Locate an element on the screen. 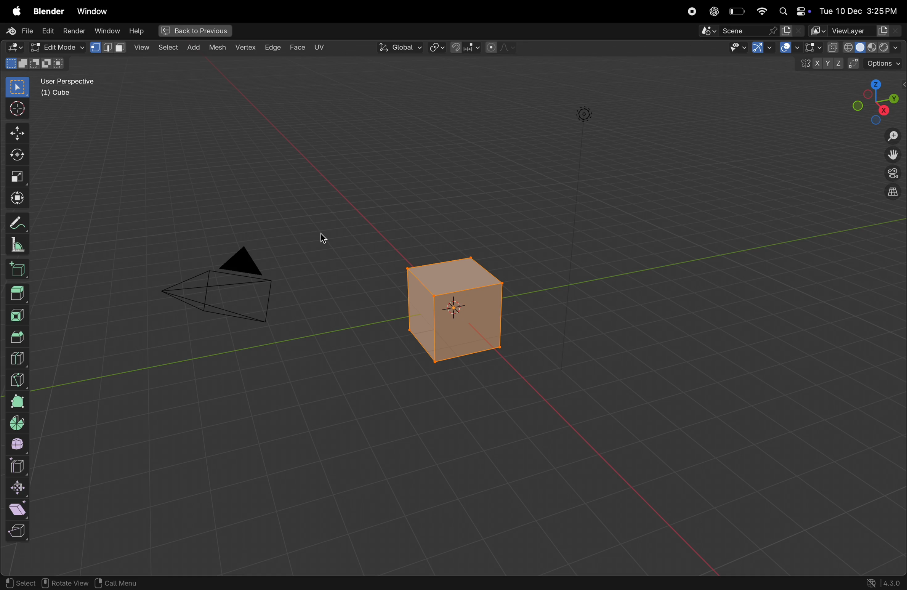 The height and width of the screenshot is (590, 907). orthographic view is located at coordinates (891, 194).